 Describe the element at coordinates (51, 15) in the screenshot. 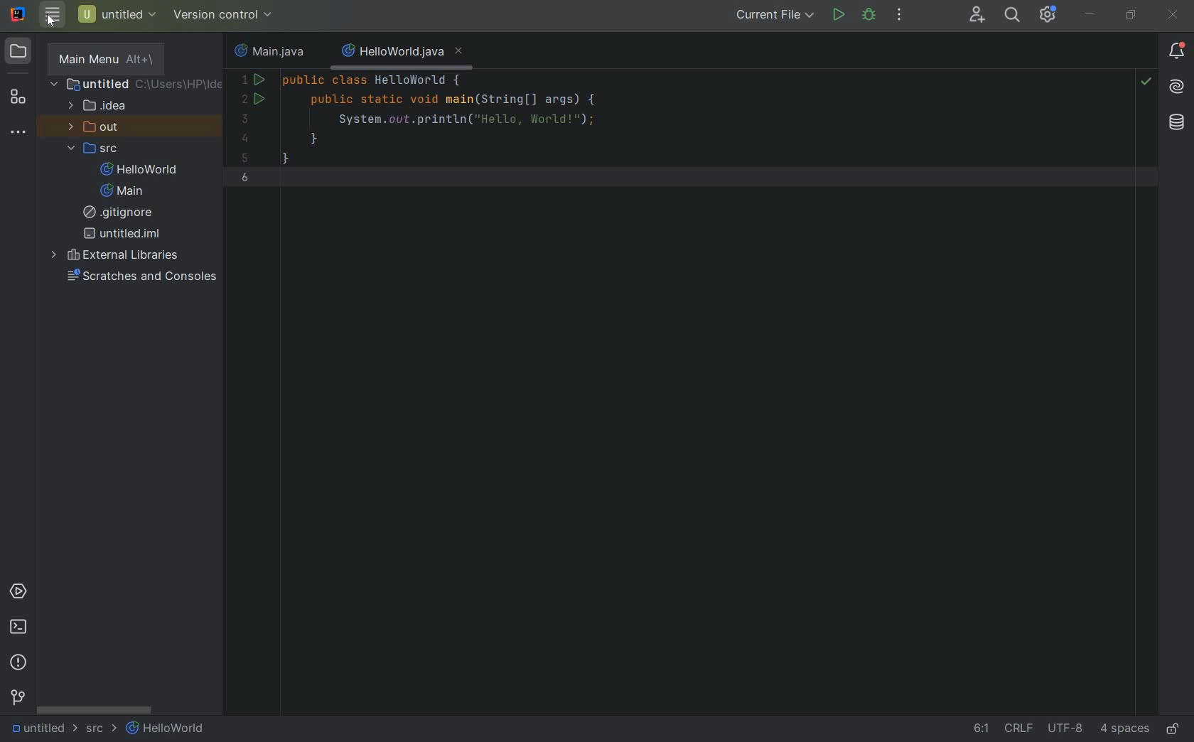

I see `MAIN MENU` at that location.